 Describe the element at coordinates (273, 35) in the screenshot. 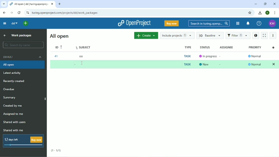

I see `More actions` at that location.